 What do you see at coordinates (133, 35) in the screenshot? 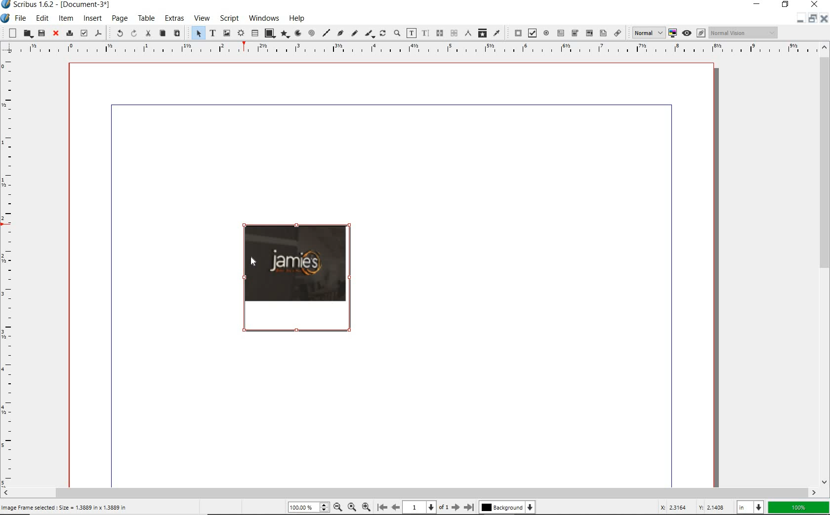
I see `REDO` at bounding box center [133, 35].